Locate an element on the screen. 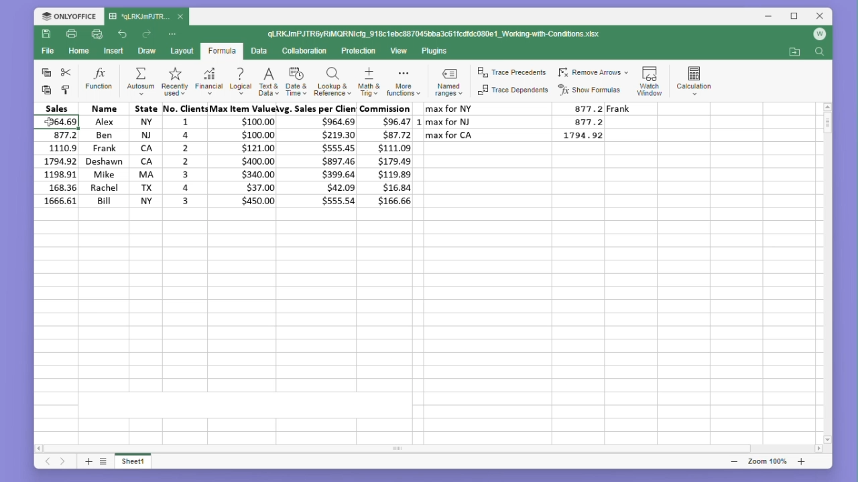  More functions is located at coordinates (405, 80).